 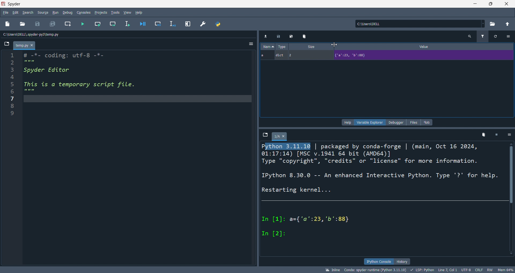 I want to click on refresh, so click(x=496, y=36).